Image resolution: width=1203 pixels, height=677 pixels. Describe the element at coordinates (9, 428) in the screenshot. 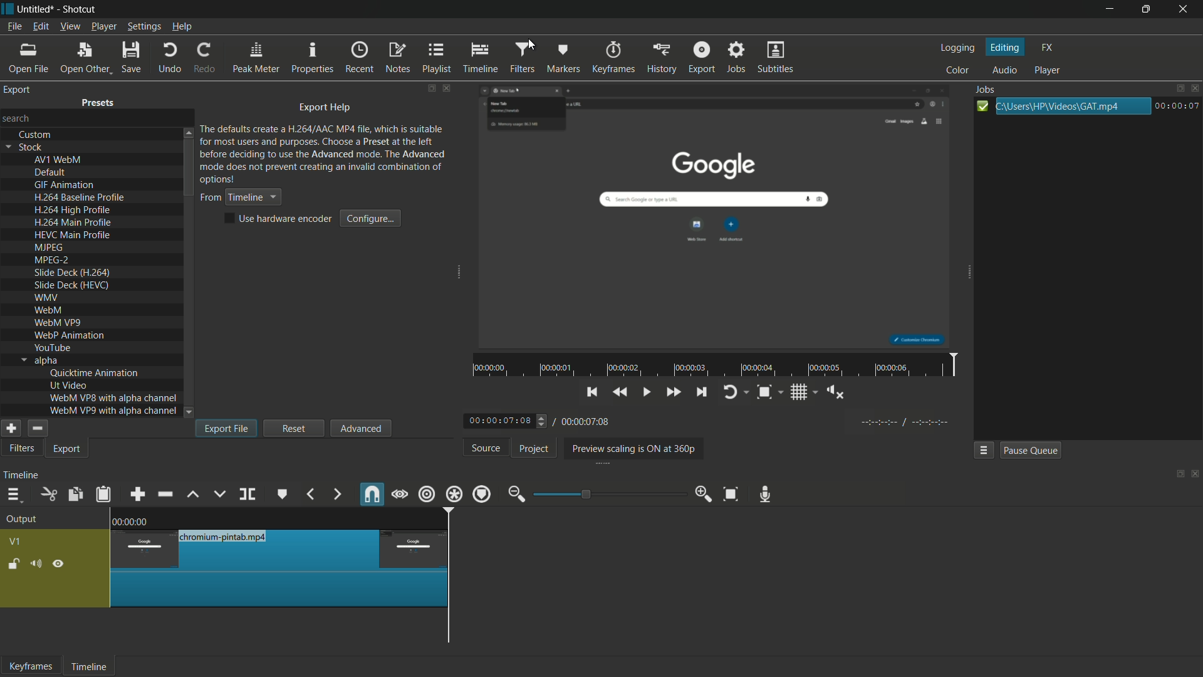

I see `add` at that location.